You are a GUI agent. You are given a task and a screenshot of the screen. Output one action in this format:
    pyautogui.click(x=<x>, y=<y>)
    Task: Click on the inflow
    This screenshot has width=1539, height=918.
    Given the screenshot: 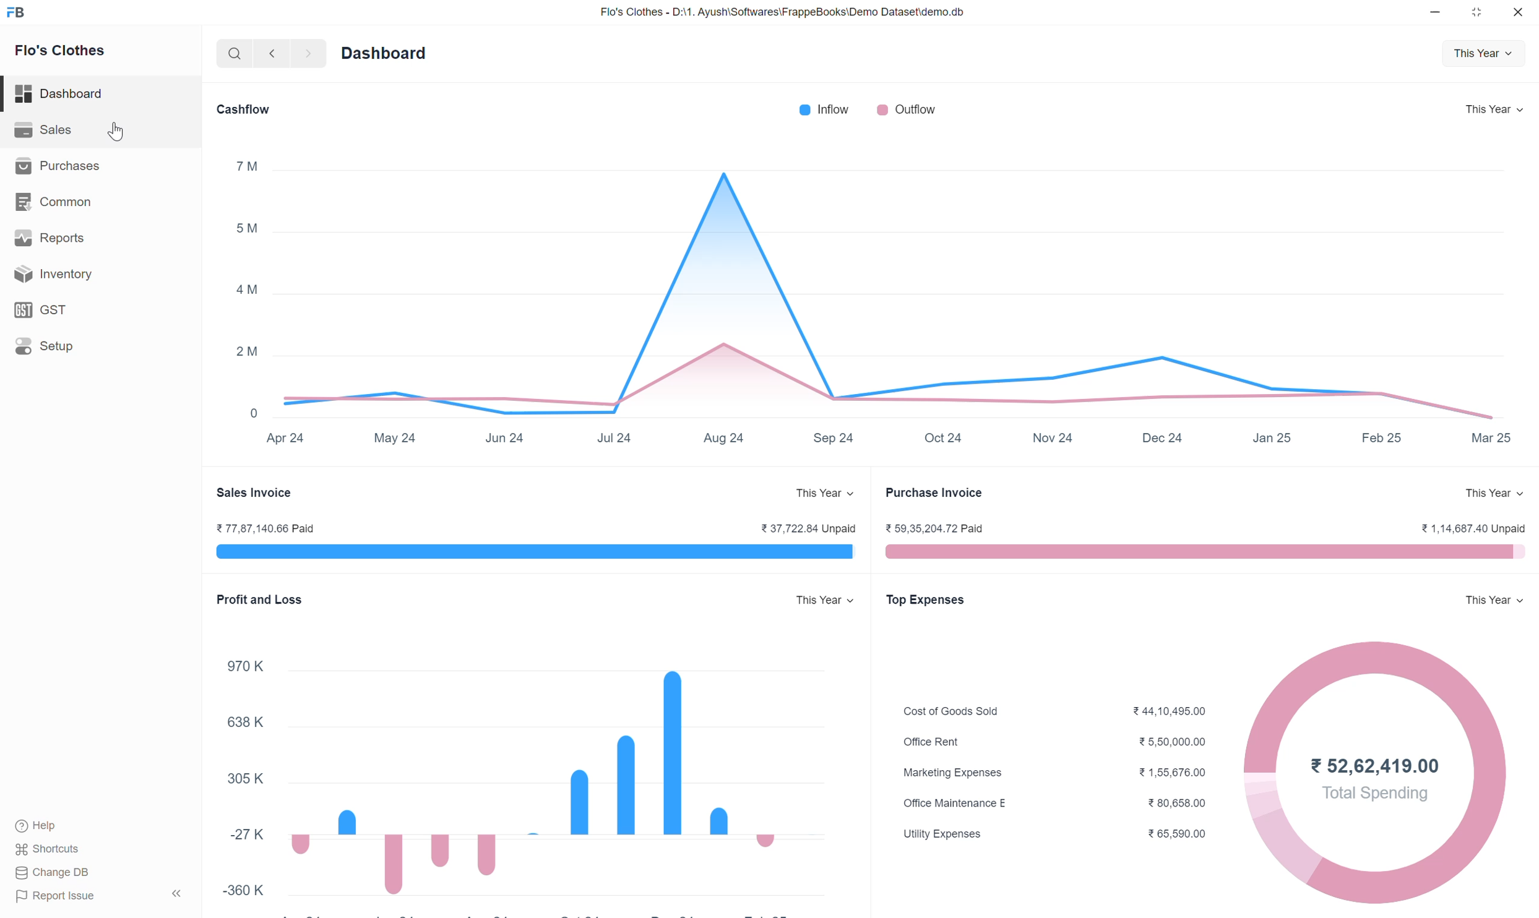 What is the action you would take?
    pyautogui.click(x=819, y=110)
    